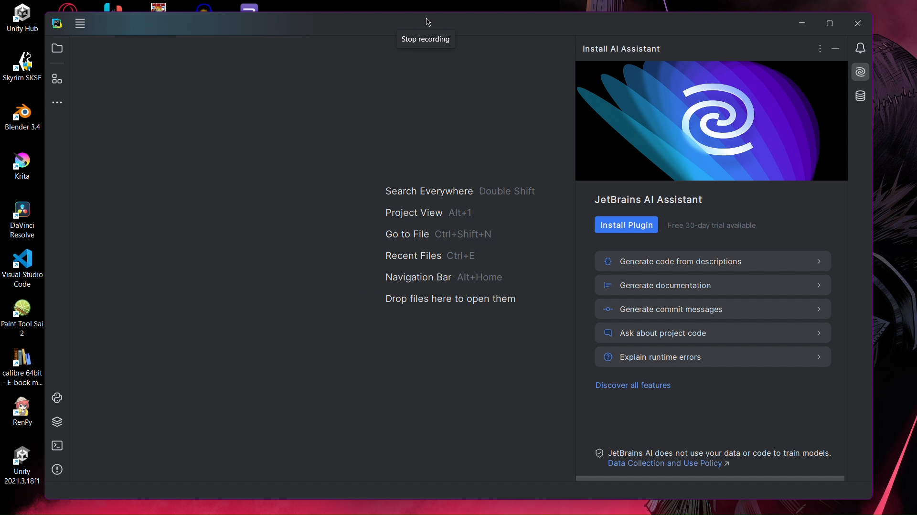 The width and height of the screenshot is (917, 515). Describe the element at coordinates (674, 465) in the screenshot. I see `Data Collection and Use Policy .` at that location.